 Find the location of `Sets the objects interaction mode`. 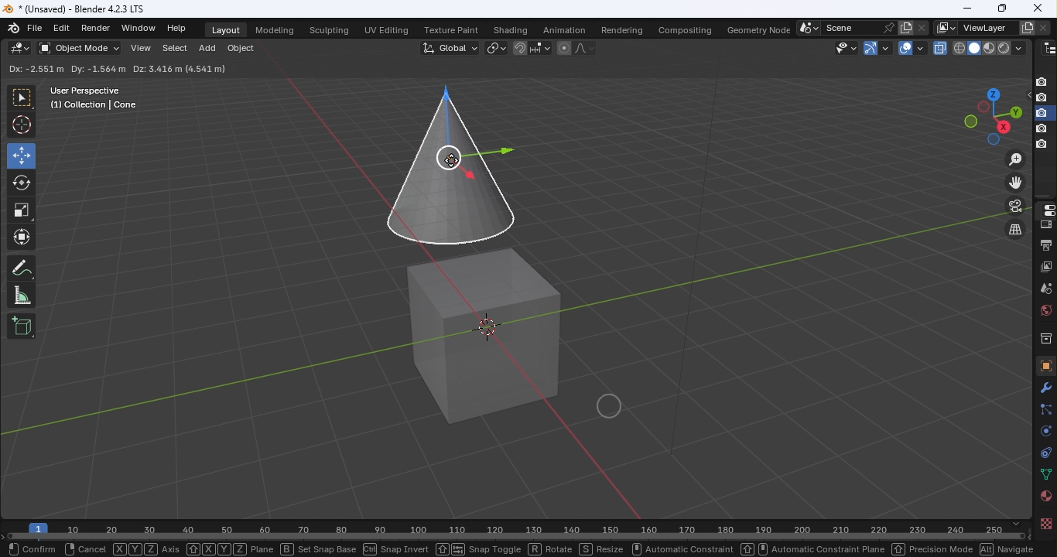

Sets the objects interaction mode is located at coordinates (78, 49).